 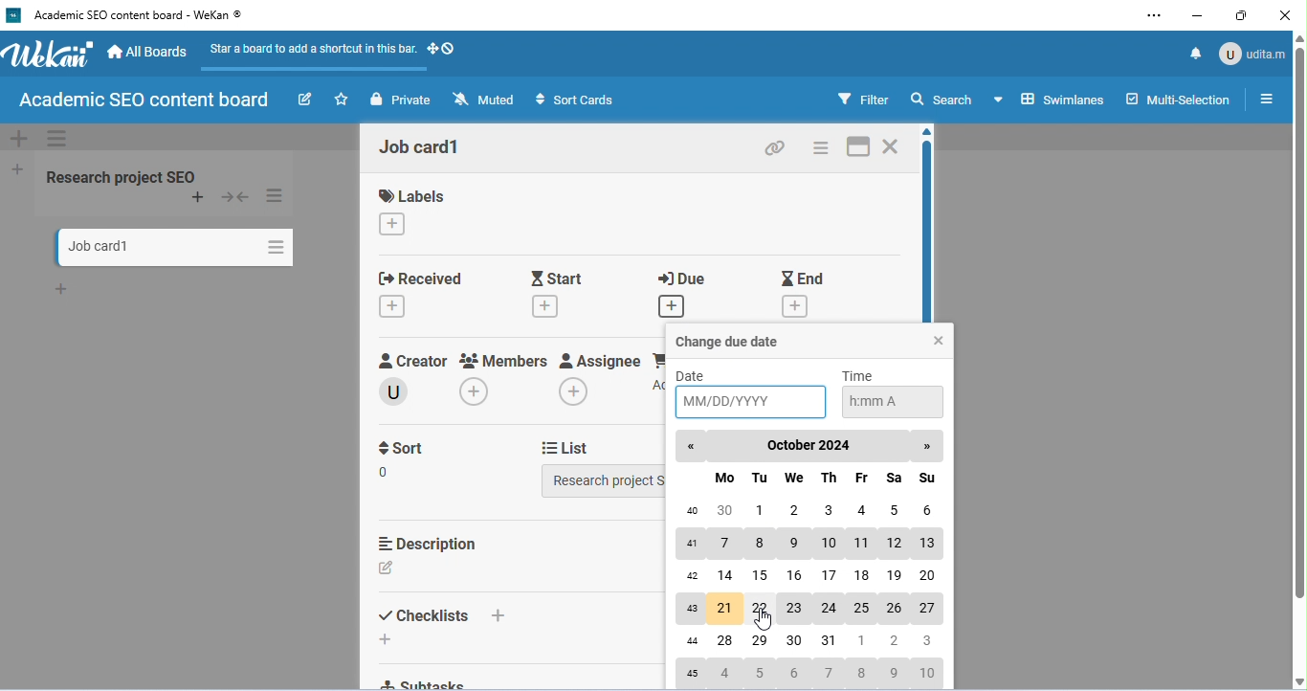 What do you see at coordinates (1284, 16) in the screenshot?
I see `close` at bounding box center [1284, 16].